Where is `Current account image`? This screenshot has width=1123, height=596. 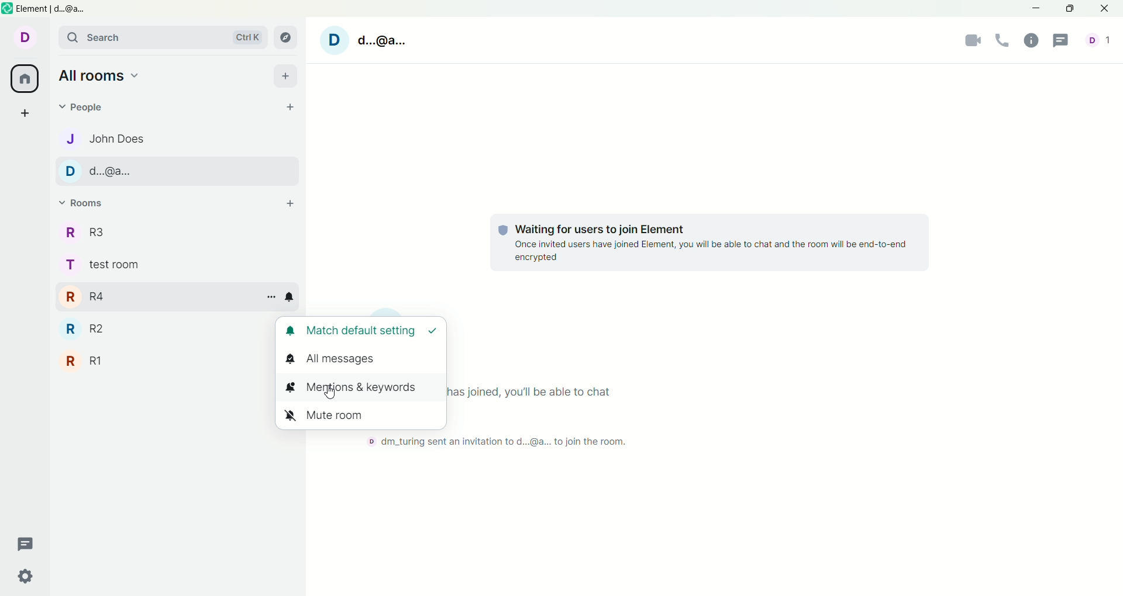 Current account image is located at coordinates (334, 40).